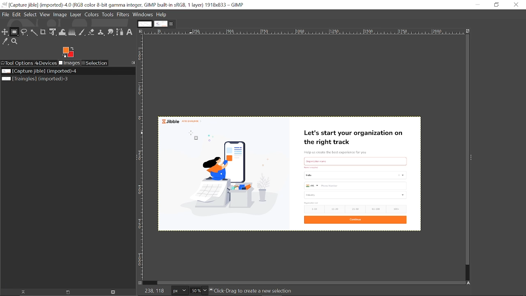 The image size is (526, 296). I want to click on Eraser tool, so click(92, 32).